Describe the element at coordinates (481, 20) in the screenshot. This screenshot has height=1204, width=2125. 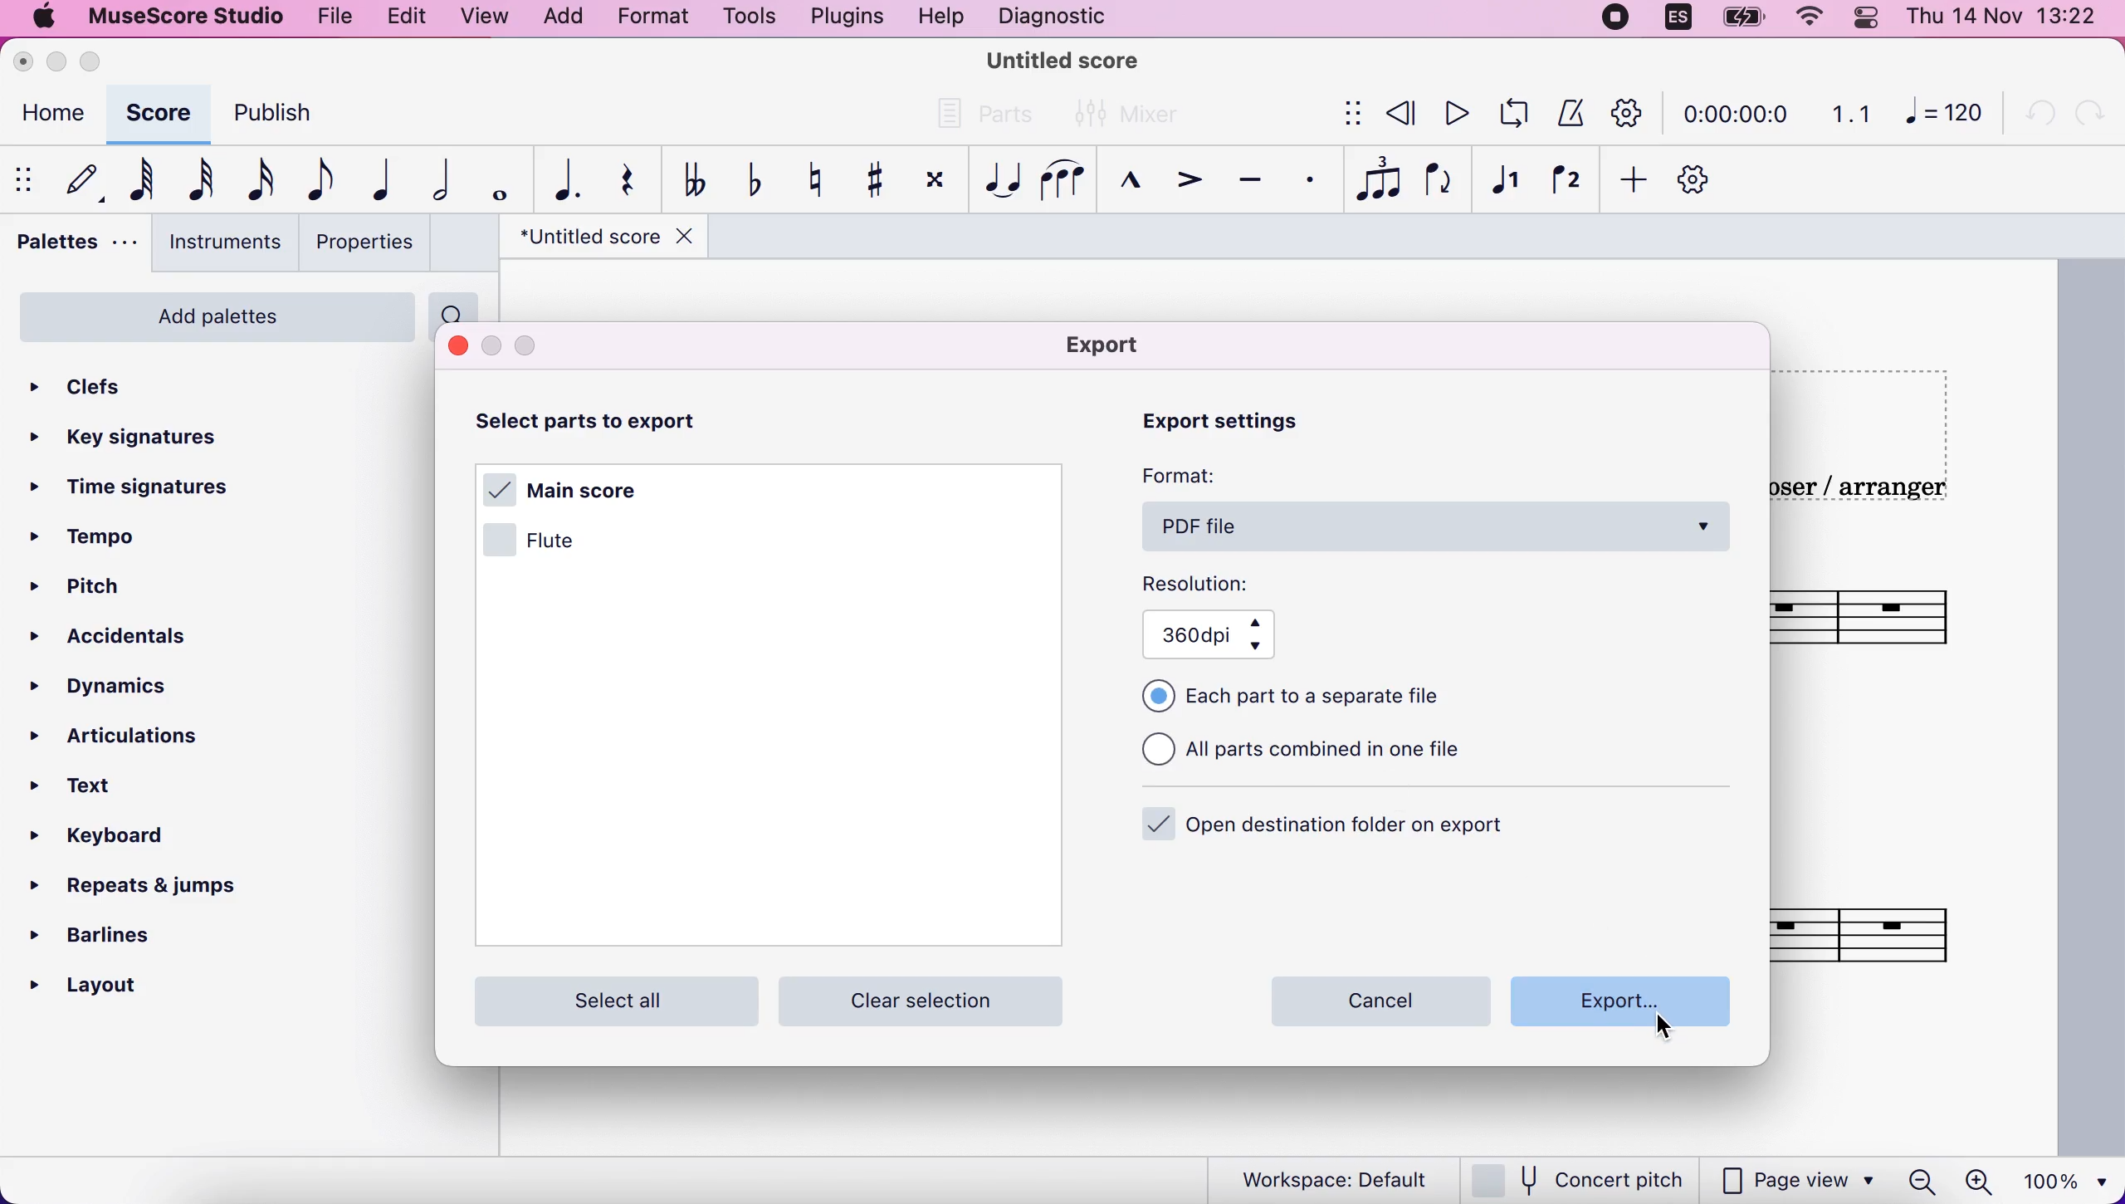
I see `view` at that location.